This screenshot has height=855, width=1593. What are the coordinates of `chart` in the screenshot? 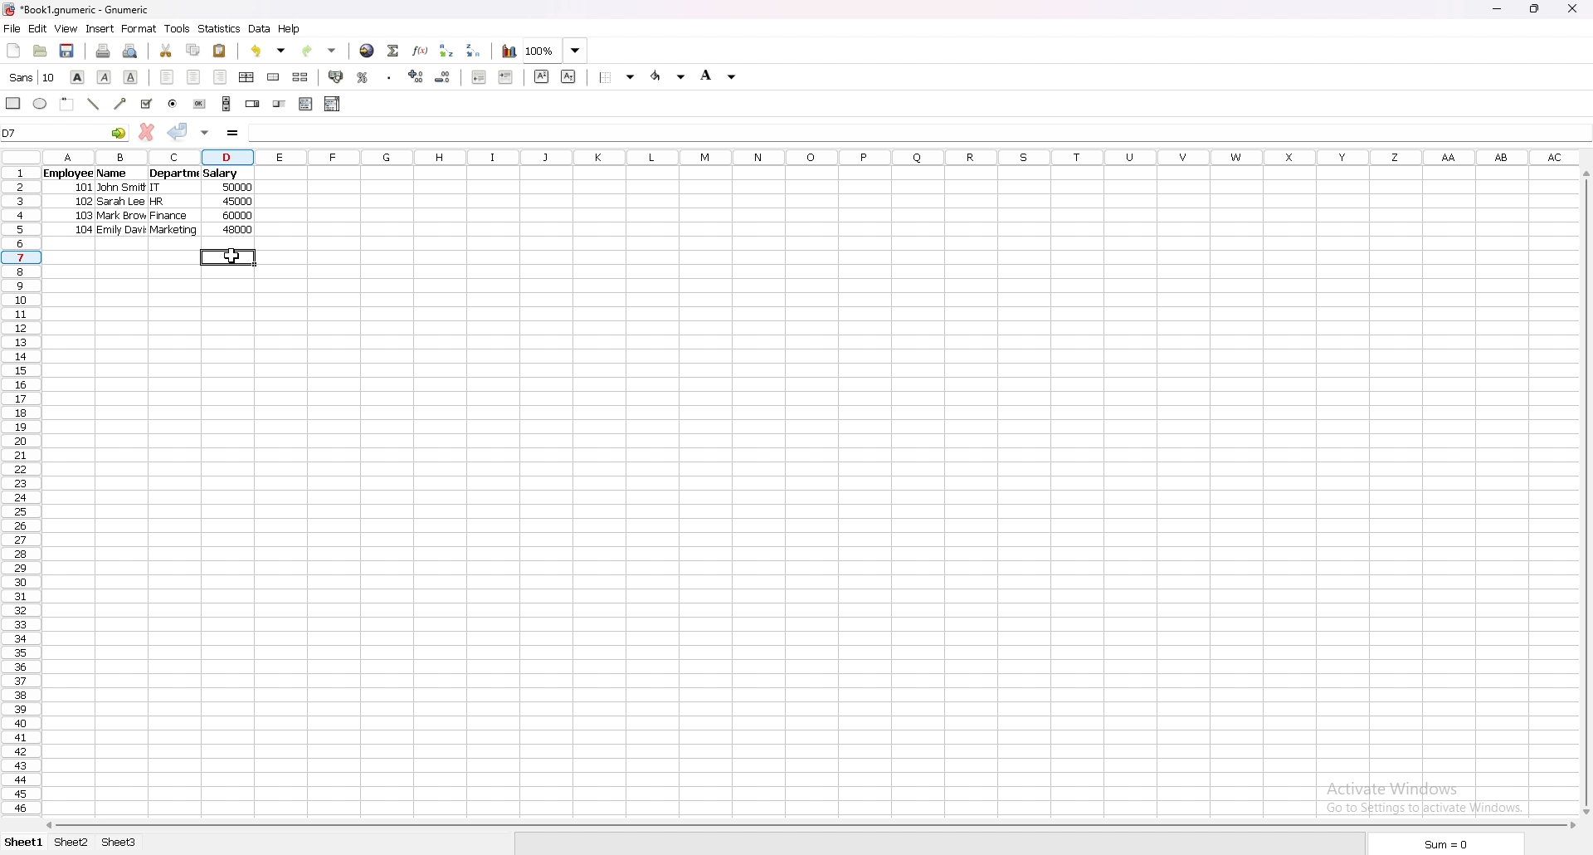 It's located at (509, 51).